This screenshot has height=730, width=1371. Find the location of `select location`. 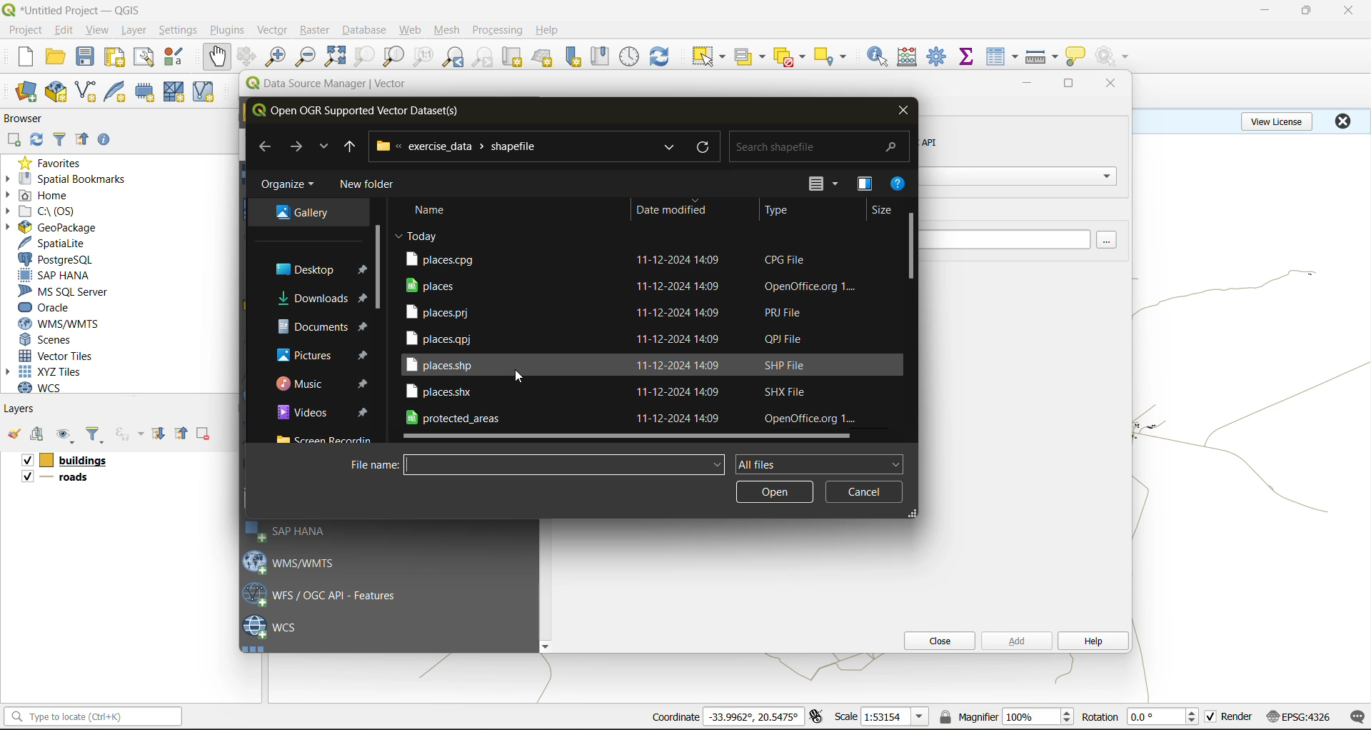

select location is located at coordinates (835, 55).